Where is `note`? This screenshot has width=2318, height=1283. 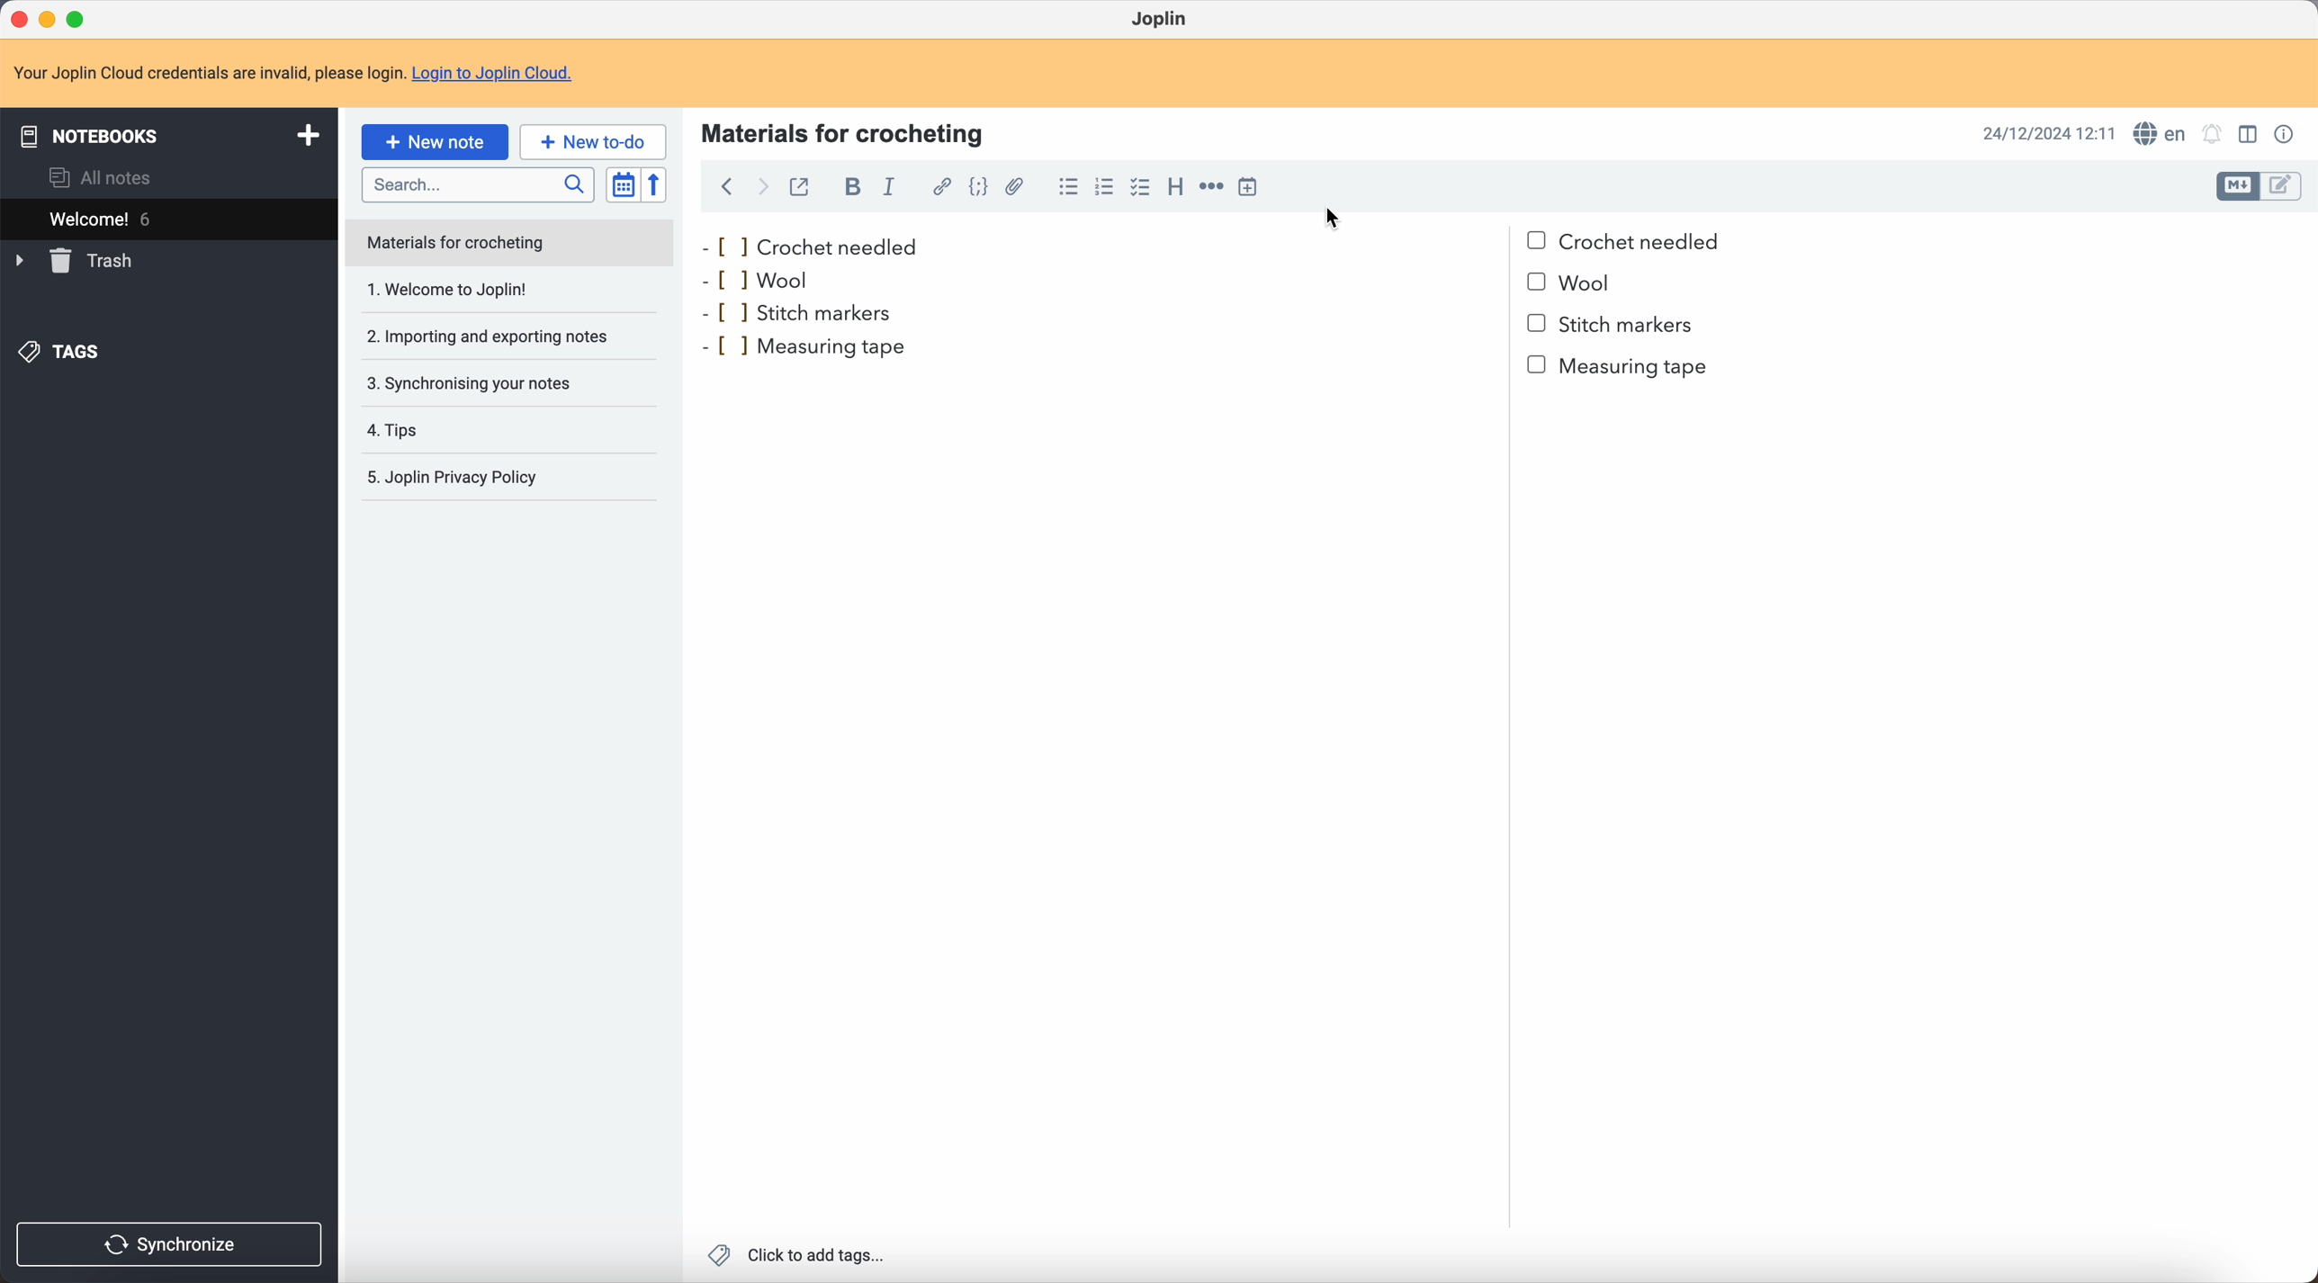 note is located at coordinates (510, 243).